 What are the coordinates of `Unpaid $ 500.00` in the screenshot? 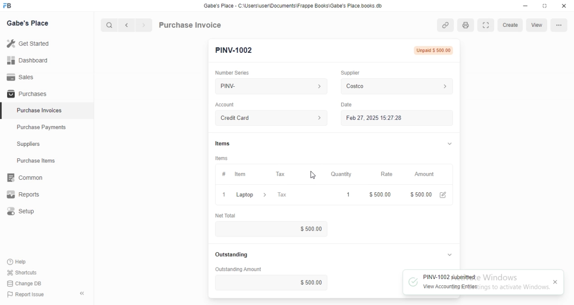 It's located at (433, 51).